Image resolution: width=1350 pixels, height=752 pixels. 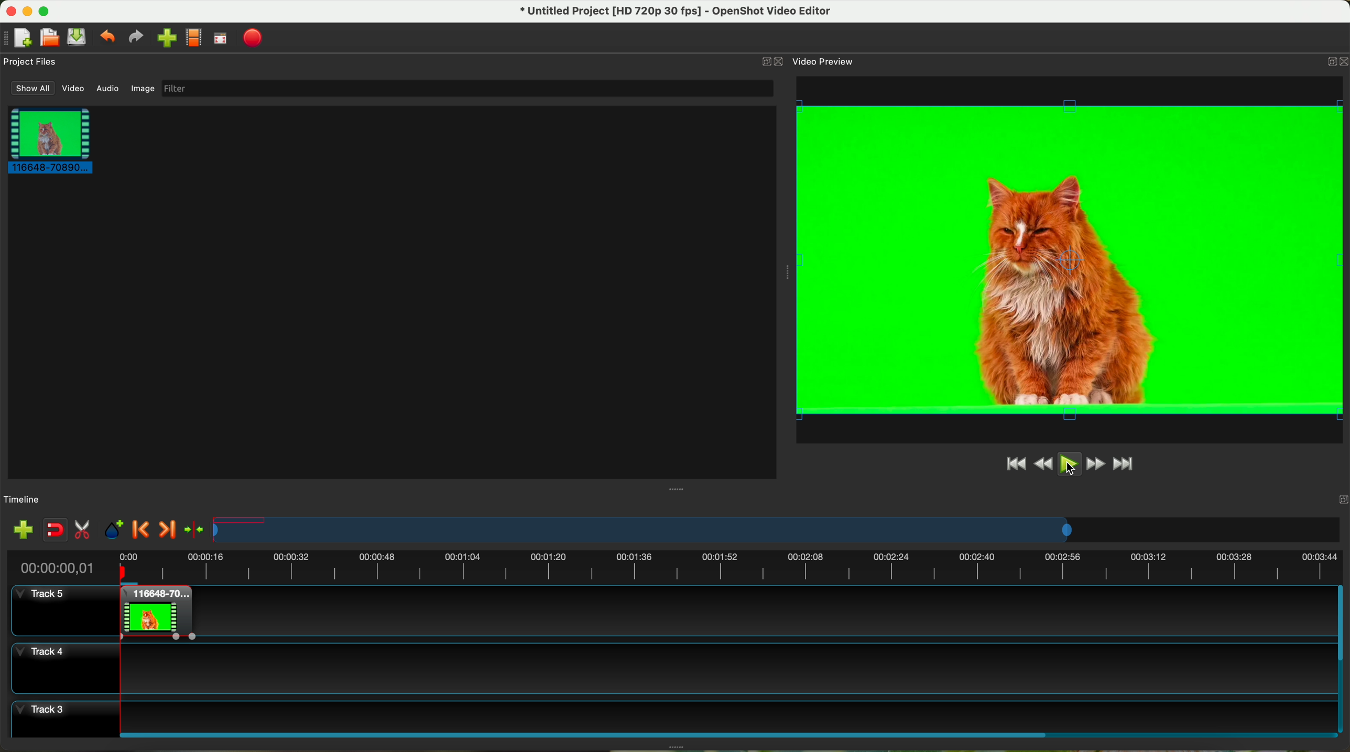 I want to click on jump to end, so click(x=1125, y=465).